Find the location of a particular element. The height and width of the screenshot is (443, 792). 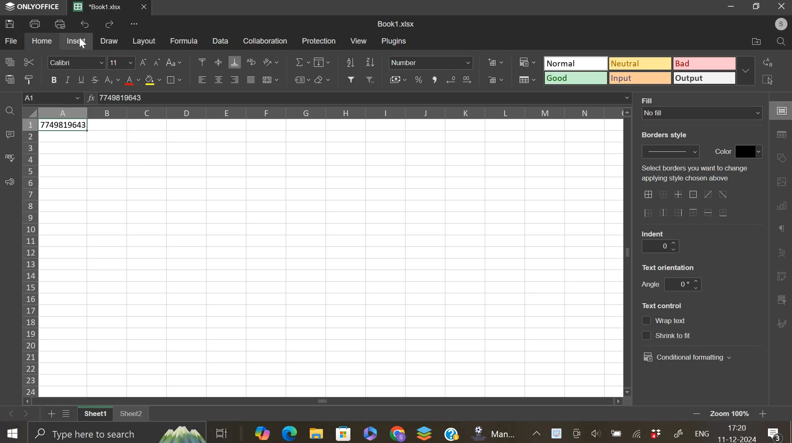

formula bar is located at coordinates (365, 97).